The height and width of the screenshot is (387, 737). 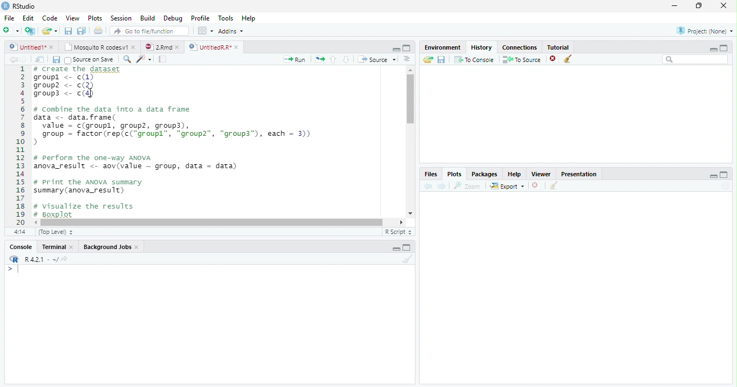 What do you see at coordinates (121, 18) in the screenshot?
I see `Session` at bounding box center [121, 18].